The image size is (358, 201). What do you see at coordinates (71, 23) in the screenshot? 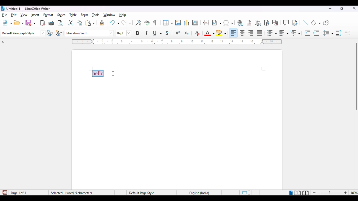
I see `cut` at bounding box center [71, 23].